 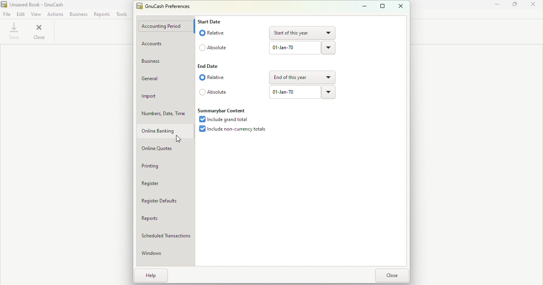 I want to click on end of this year, so click(x=304, y=78).